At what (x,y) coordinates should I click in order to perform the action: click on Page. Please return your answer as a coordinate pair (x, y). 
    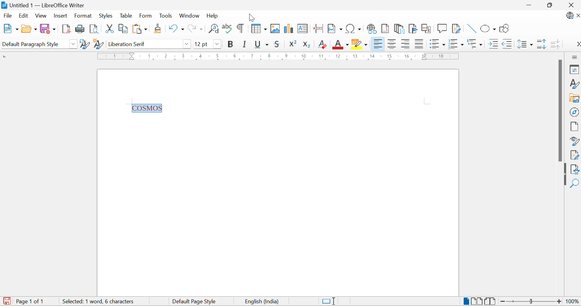
    Looking at the image, I should click on (575, 127).